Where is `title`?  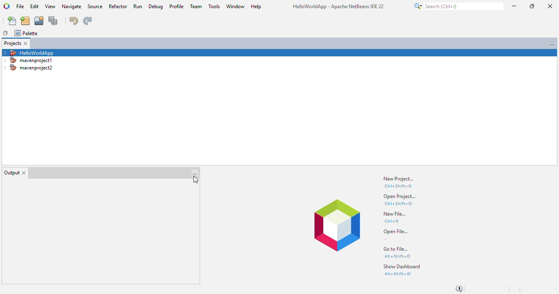 title is located at coordinates (338, 6).